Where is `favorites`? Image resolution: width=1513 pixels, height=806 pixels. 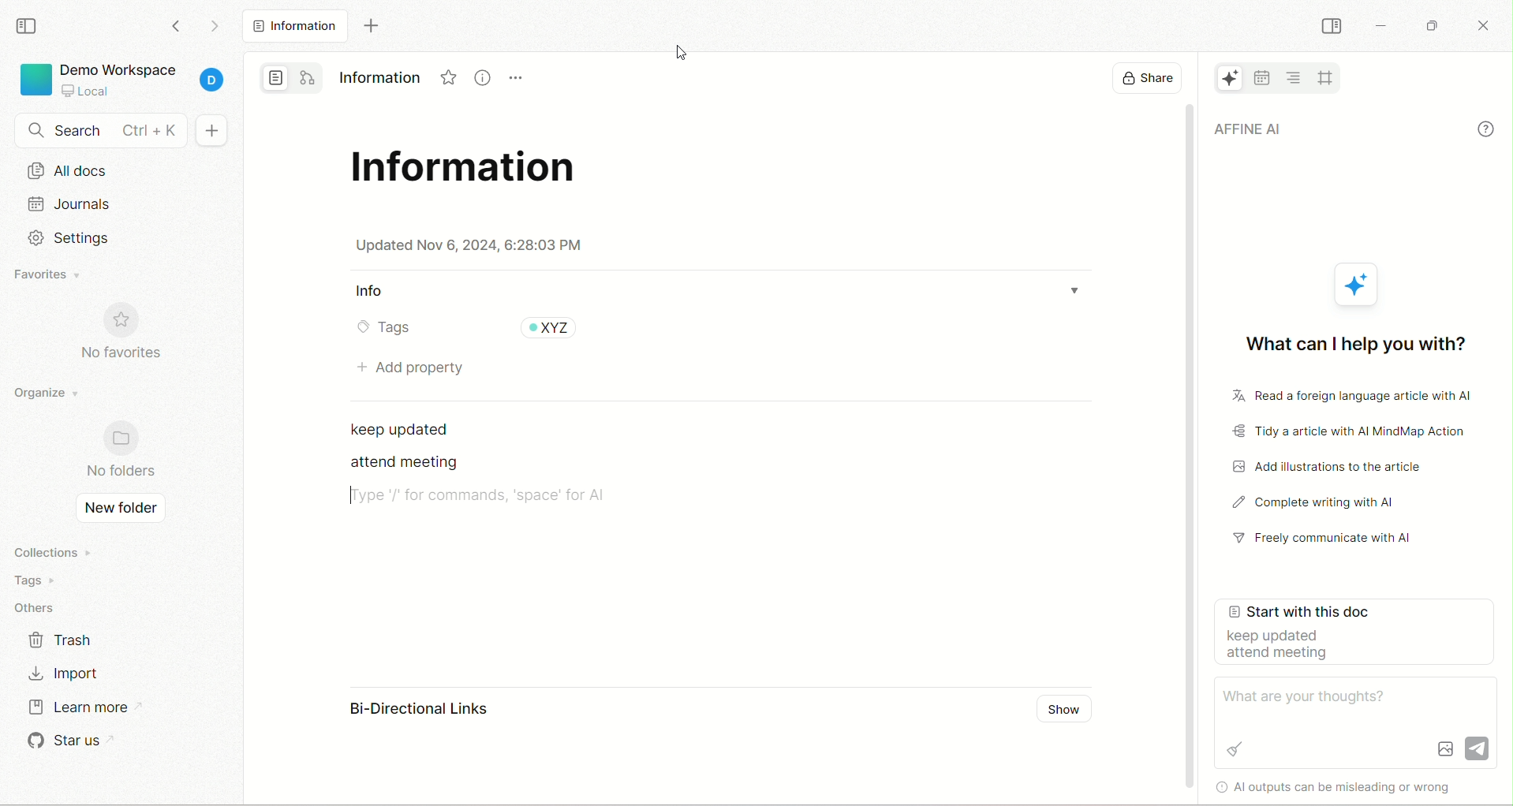 favorites is located at coordinates (48, 274).